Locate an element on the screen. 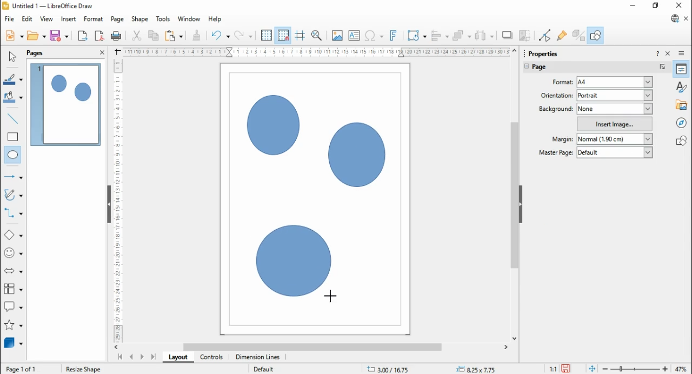 The image size is (692, 374). view is located at coordinates (46, 19).